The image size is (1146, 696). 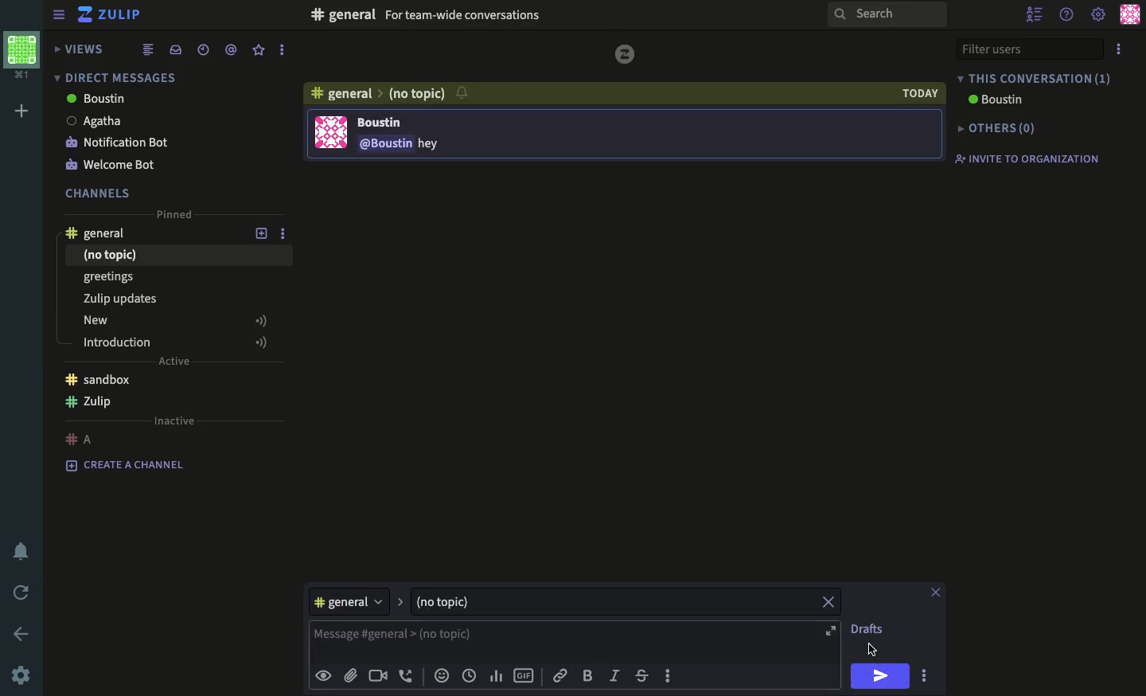 What do you see at coordinates (993, 129) in the screenshot?
I see `others(0)` at bounding box center [993, 129].